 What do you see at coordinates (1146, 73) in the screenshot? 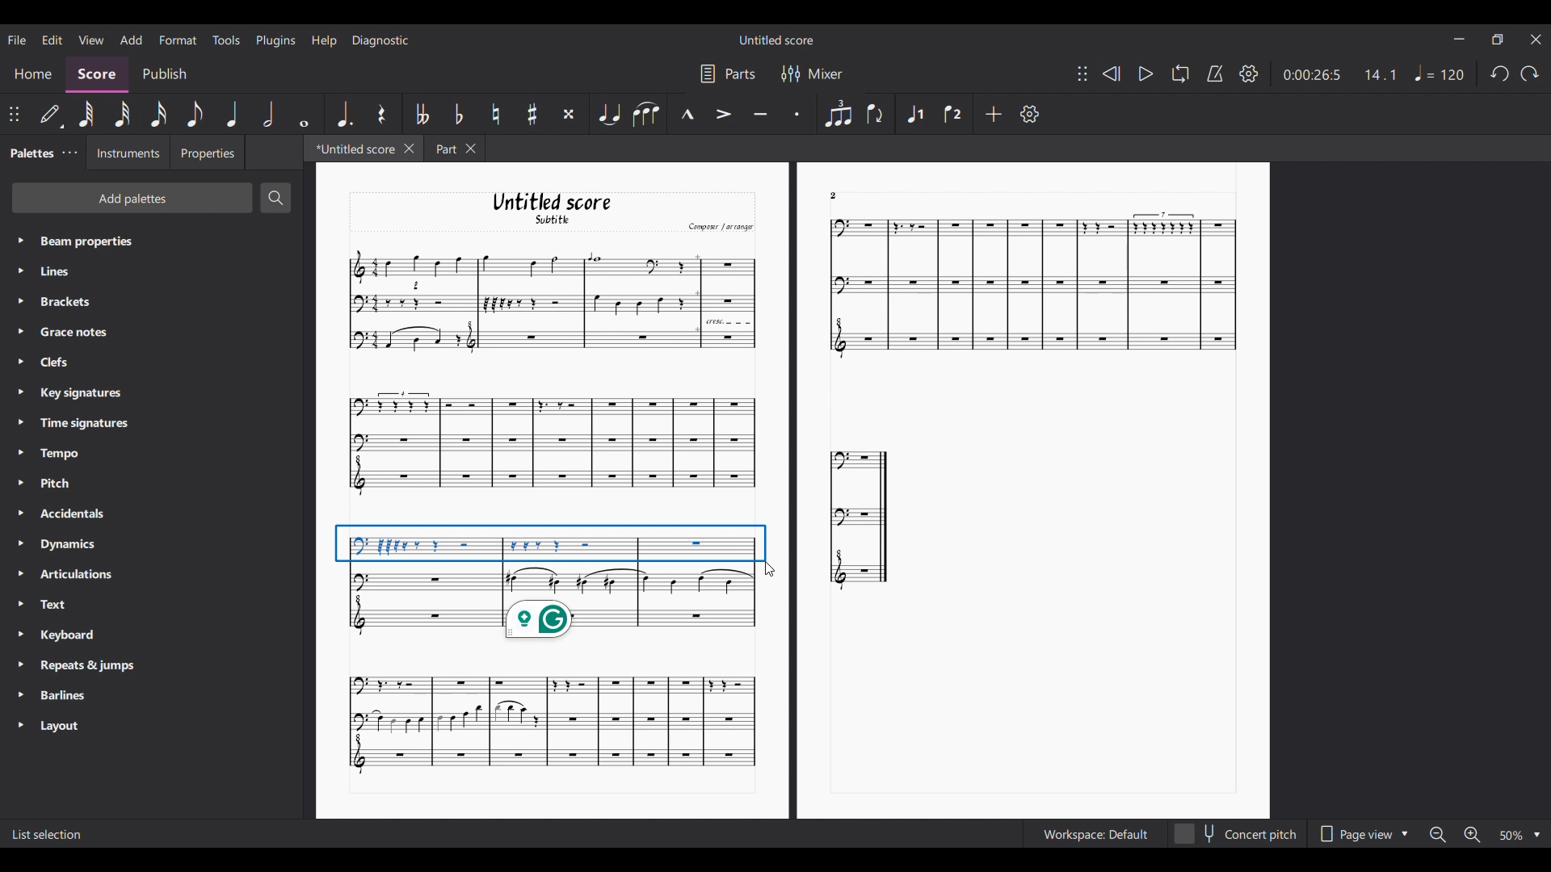
I see `Play` at bounding box center [1146, 73].